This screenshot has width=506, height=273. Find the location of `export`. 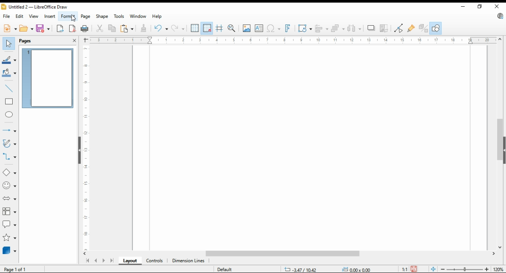

export is located at coordinates (60, 28).